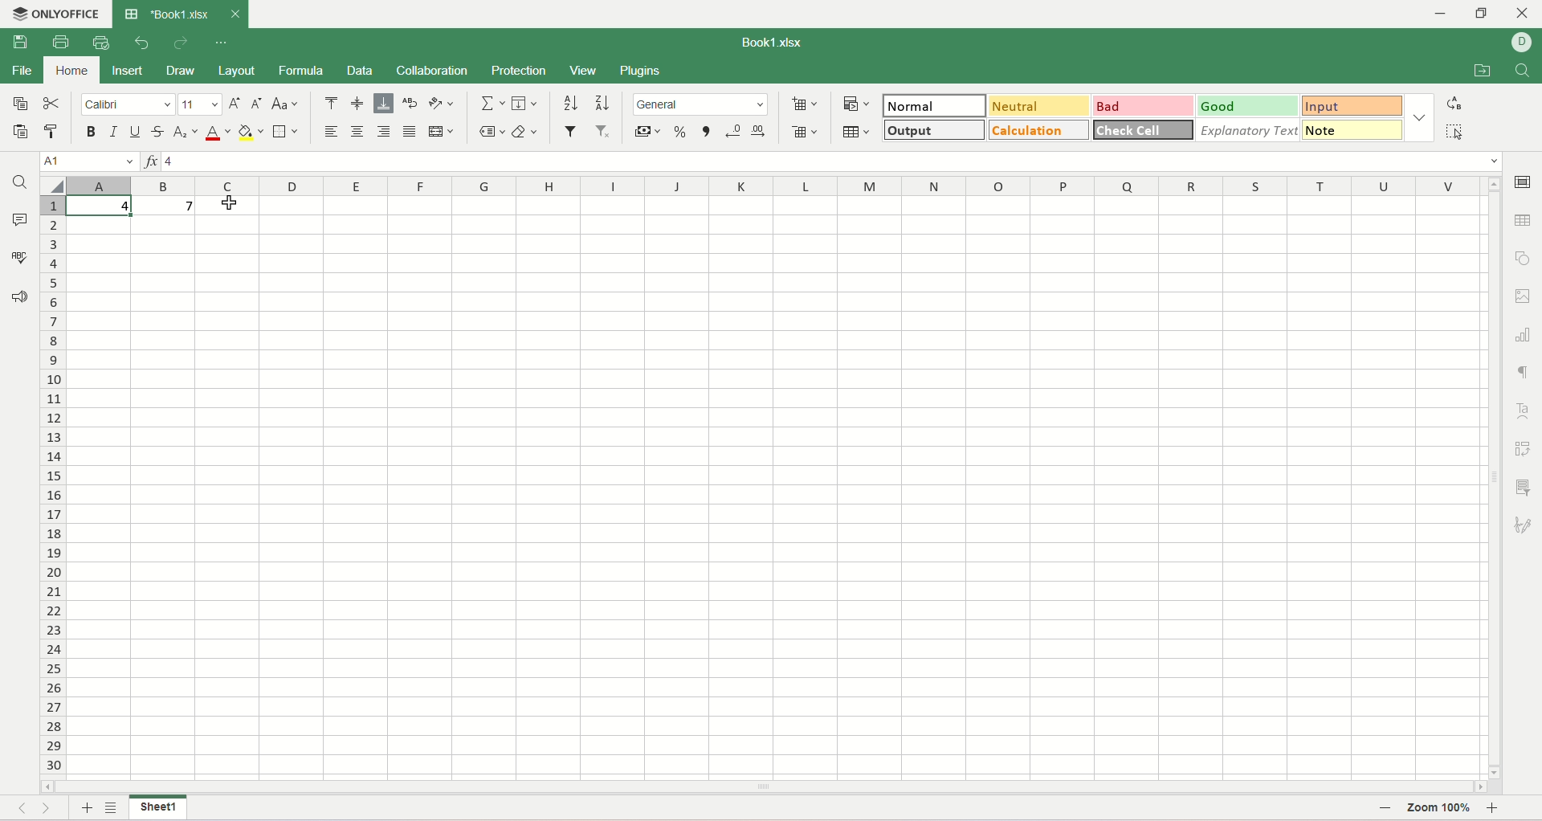  What do you see at coordinates (1524, 14) in the screenshot?
I see `close` at bounding box center [1524, 14].